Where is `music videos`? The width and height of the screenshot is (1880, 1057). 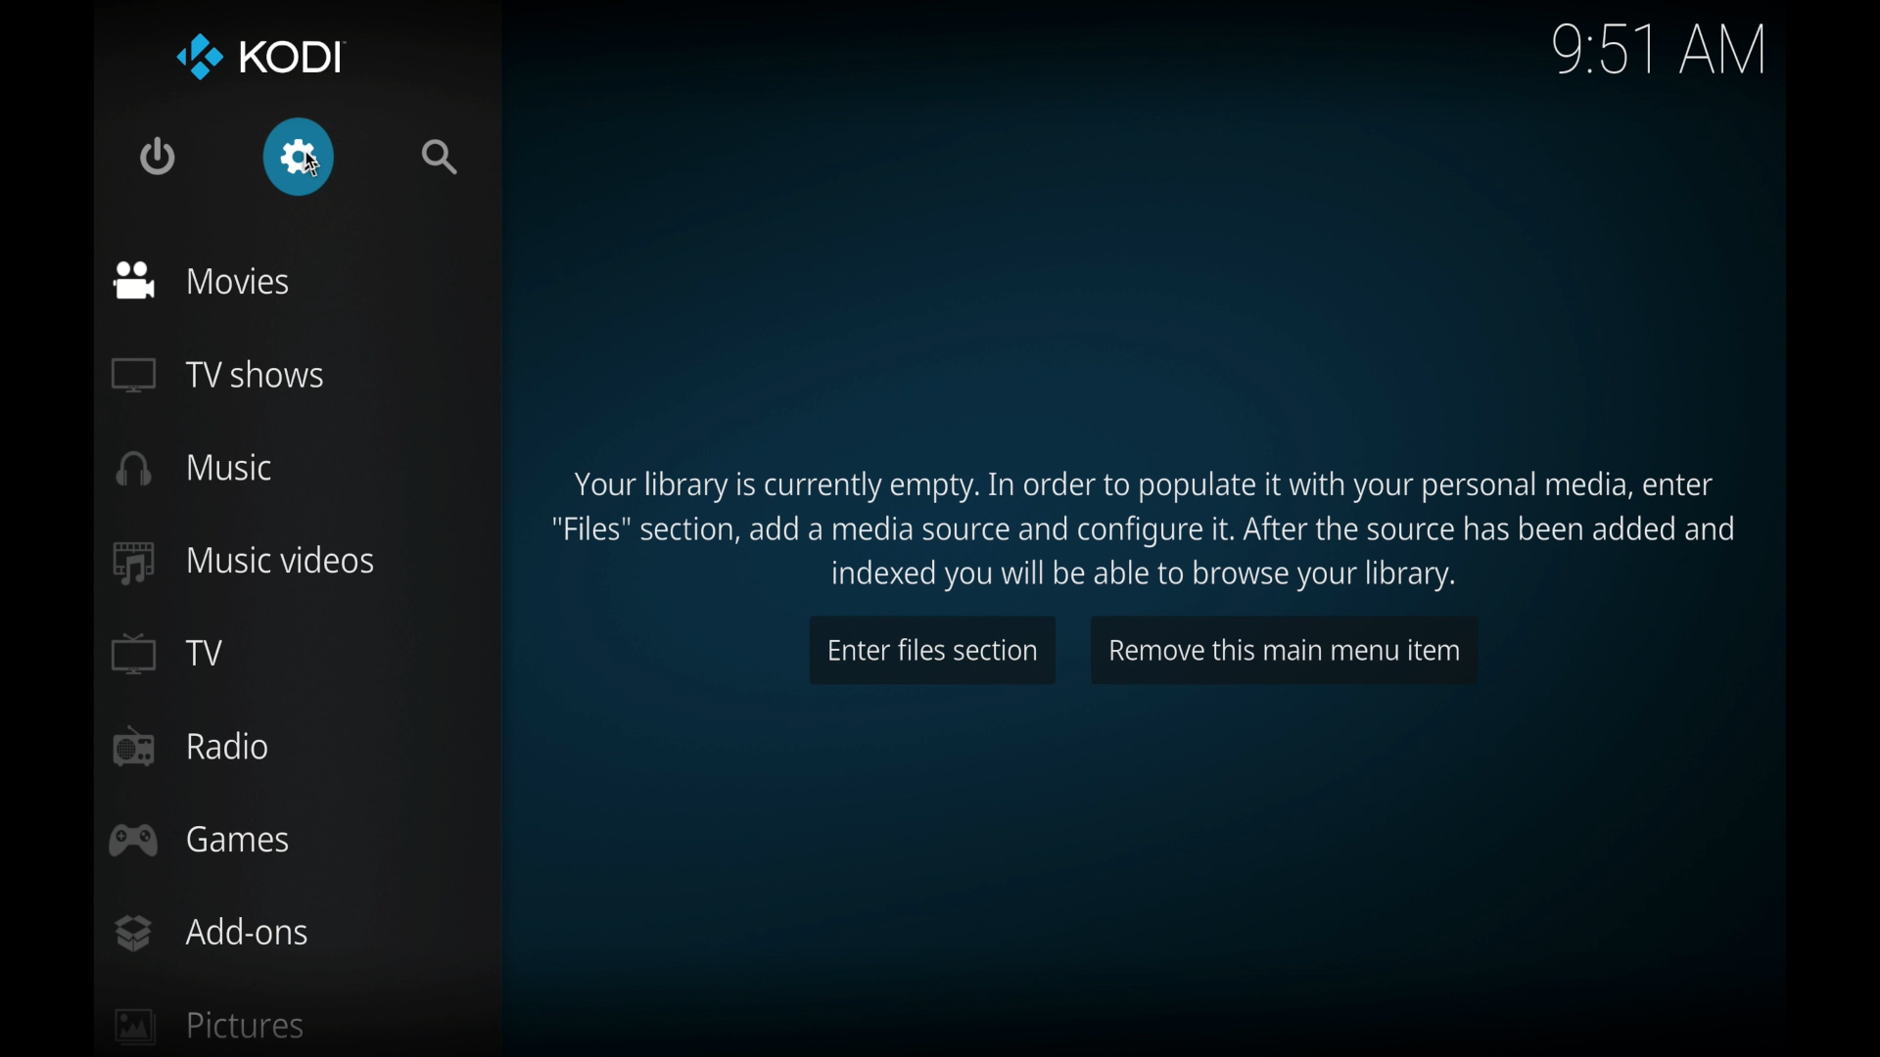
music videos is located at coordinates (247, 563).